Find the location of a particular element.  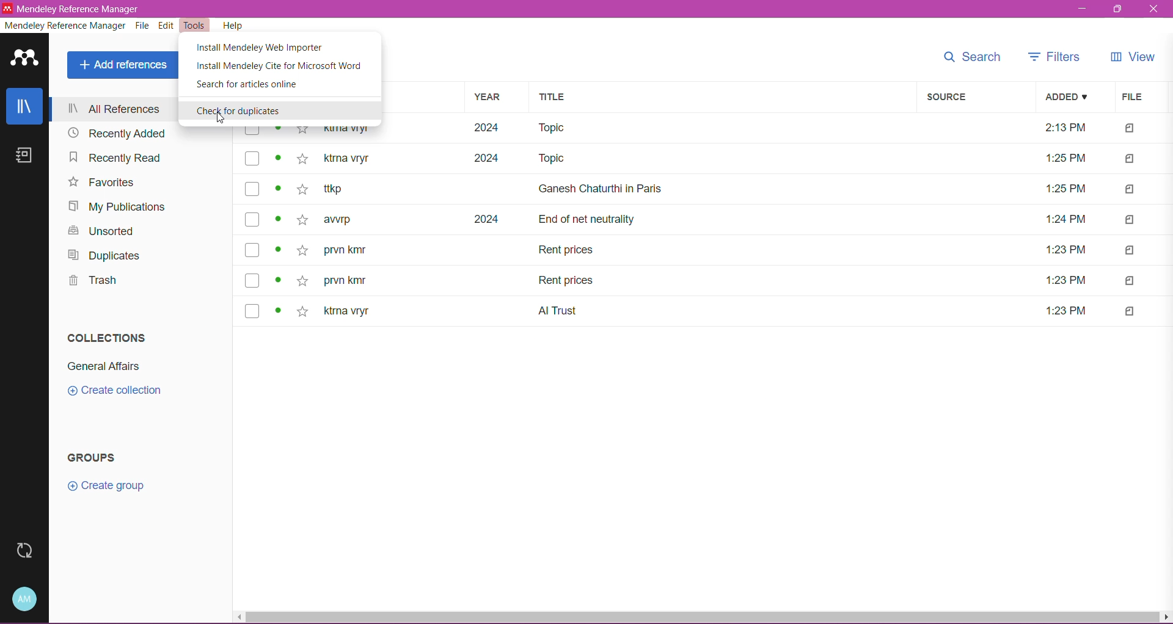

file is located at coordinates (1131, 250).